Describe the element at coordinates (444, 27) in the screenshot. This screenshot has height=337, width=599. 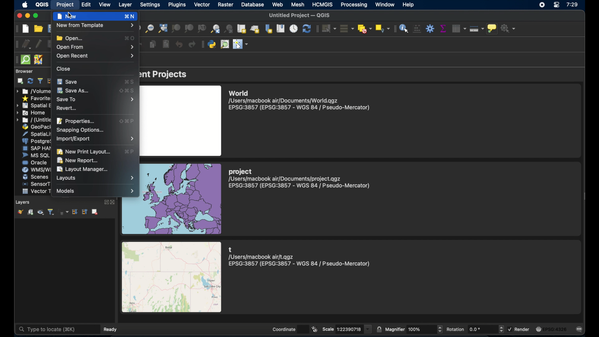
I see `show statistical summary` at that location.